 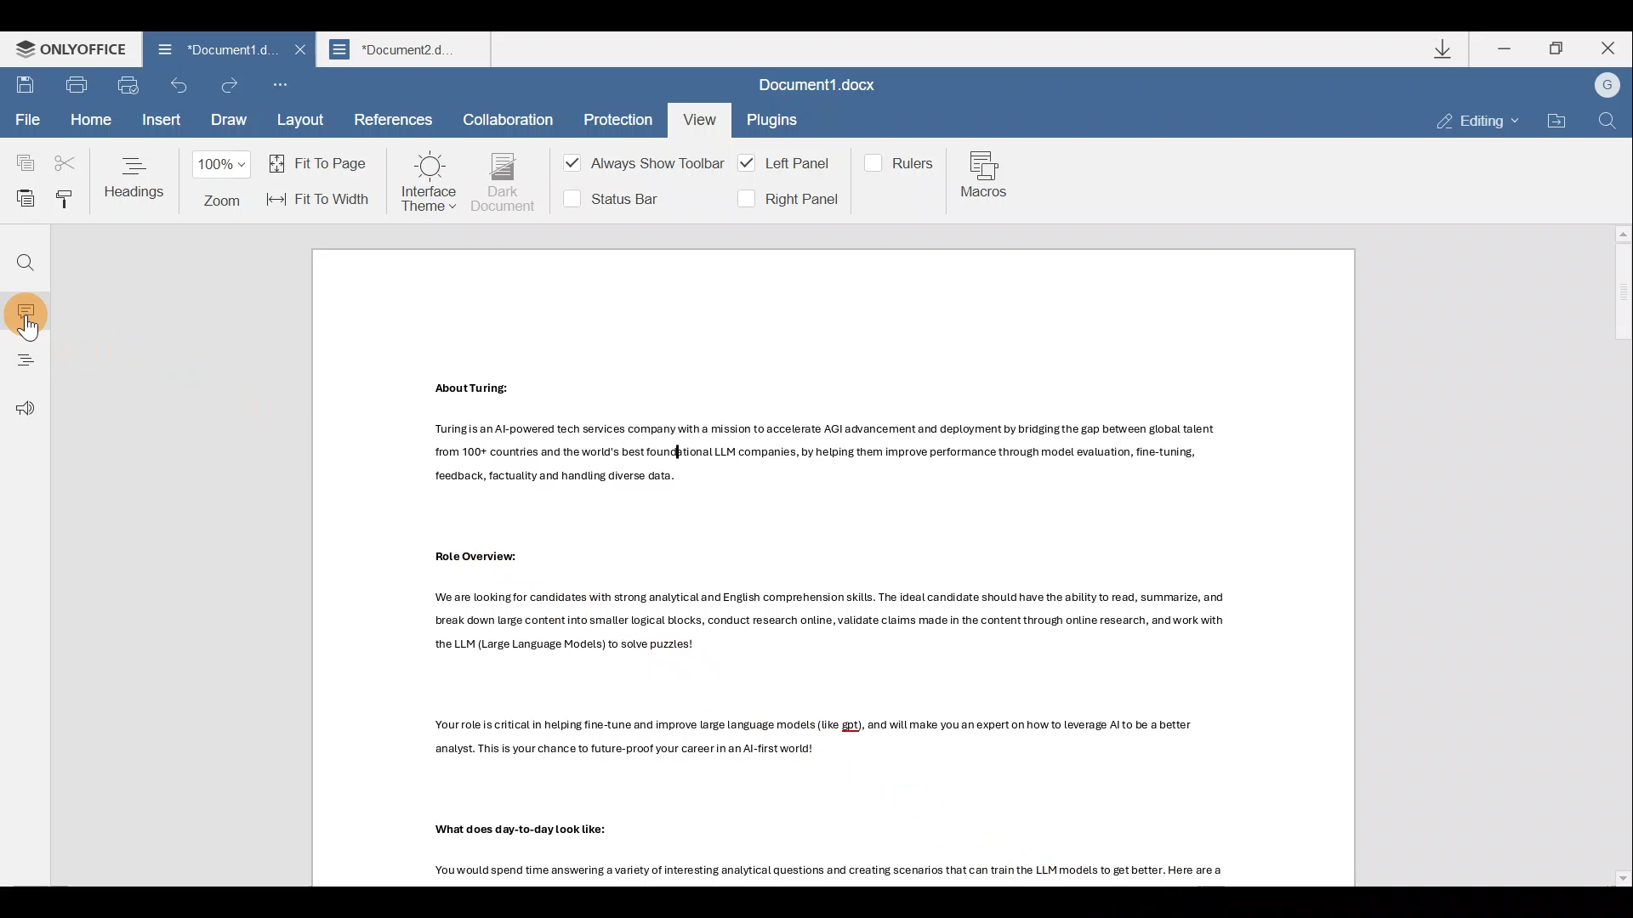 What do you see at coordinates (1506, 48) in the screenshot?
I see `Minimize` at bounding box center [1506, 48].